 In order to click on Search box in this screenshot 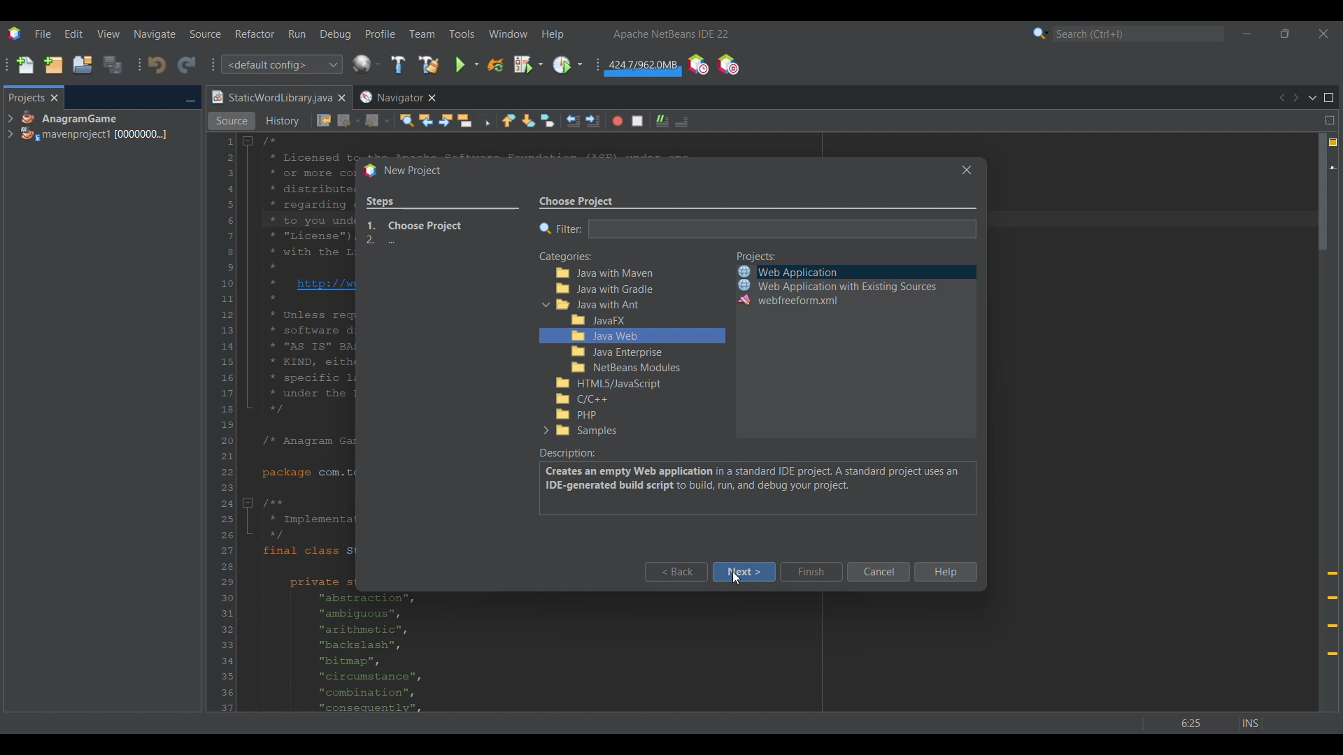, I will do `click(1139, 34)`.